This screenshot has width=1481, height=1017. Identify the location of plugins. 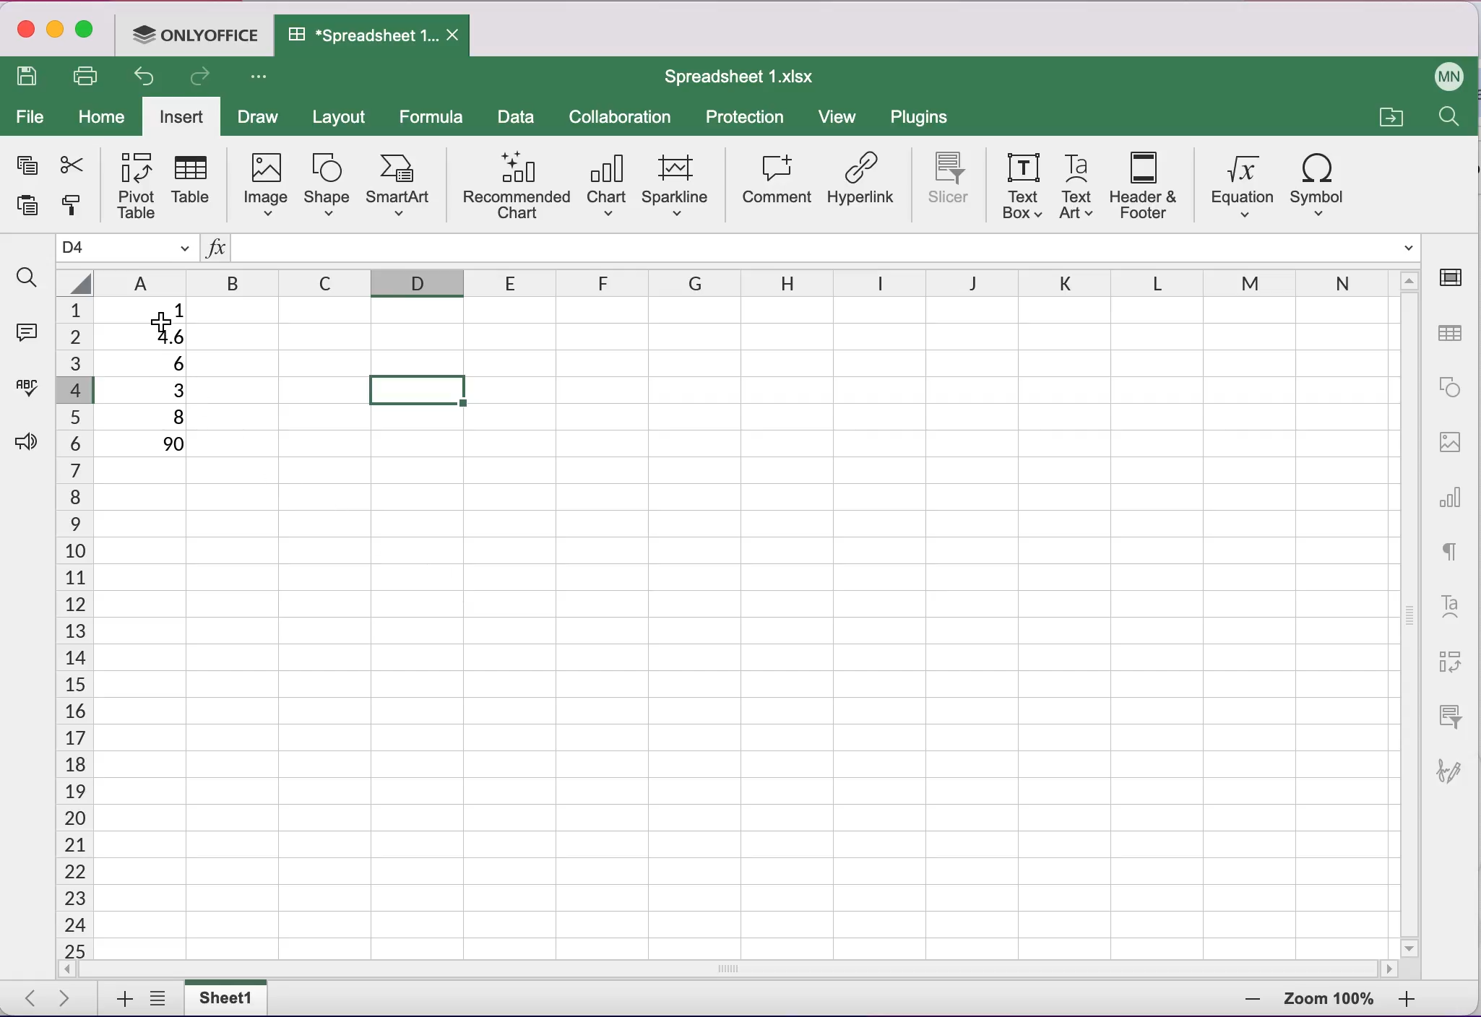
(920, 118).